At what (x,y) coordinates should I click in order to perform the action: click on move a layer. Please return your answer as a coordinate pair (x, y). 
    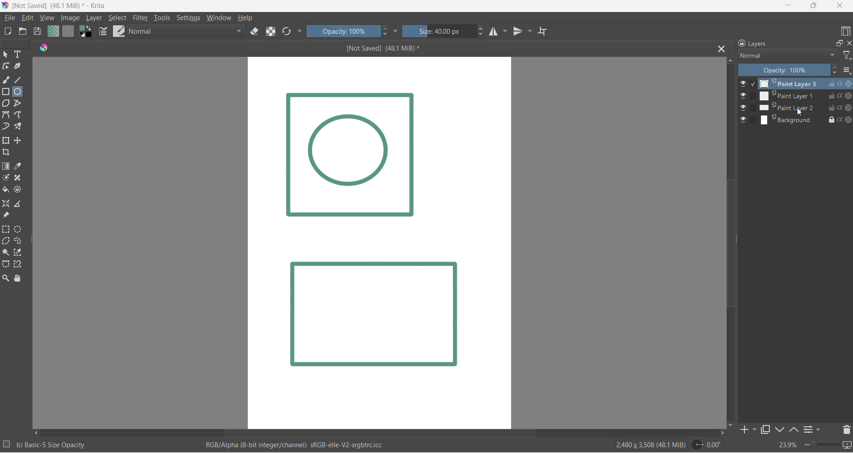
    Looking at the image, I should click on (20, 140).